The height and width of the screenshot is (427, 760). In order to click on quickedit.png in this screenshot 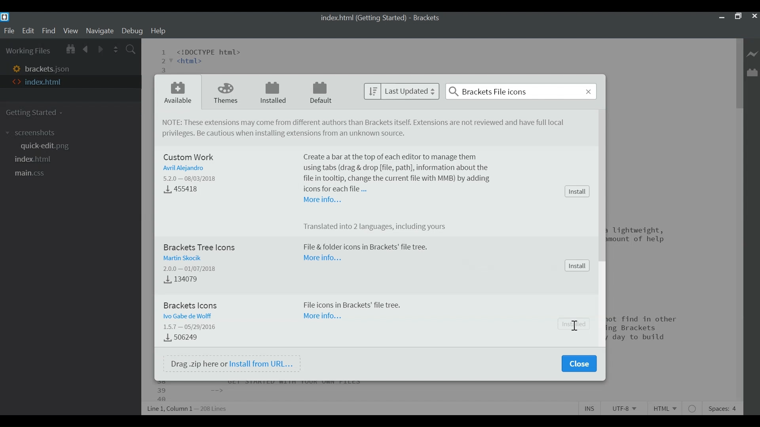, I will do `click(44, 146)`.